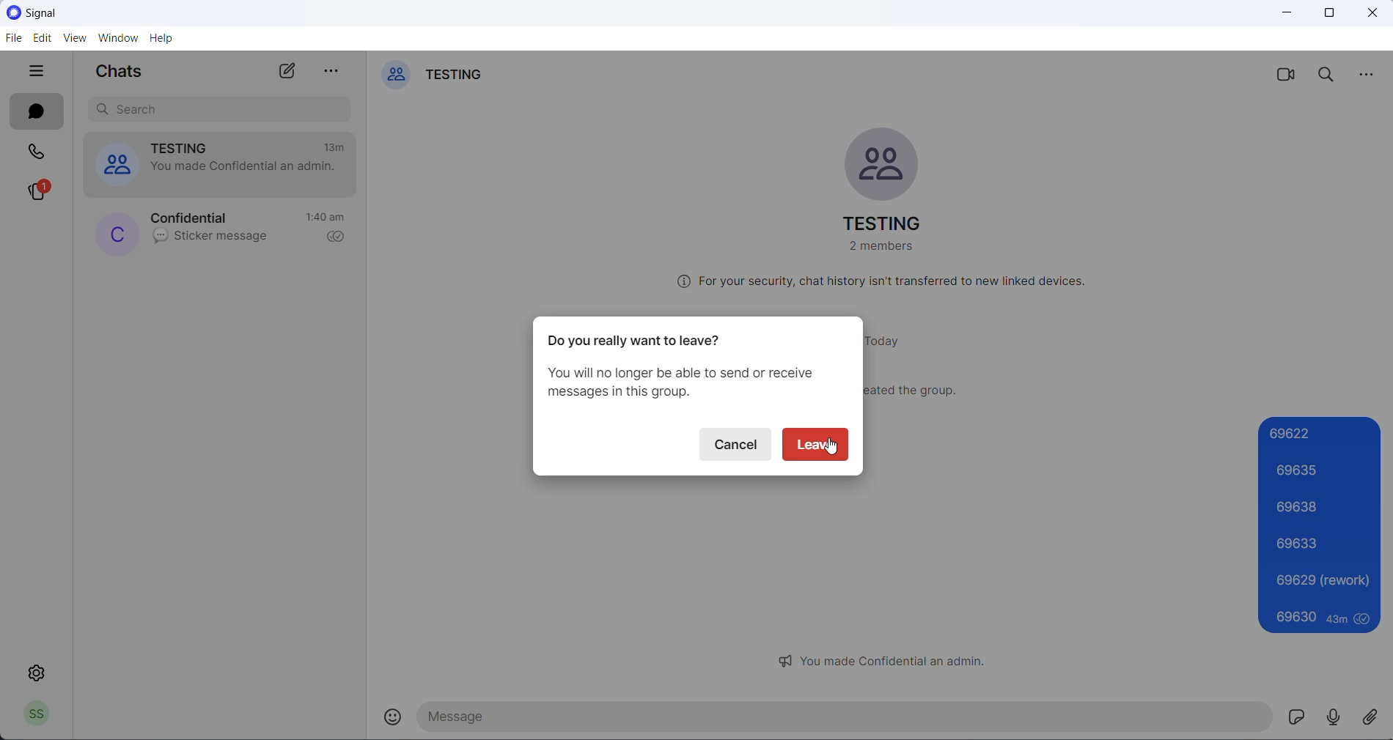 The width and height of the screenshot is (1393, 740). I want to click on settings, so click(36, 674).